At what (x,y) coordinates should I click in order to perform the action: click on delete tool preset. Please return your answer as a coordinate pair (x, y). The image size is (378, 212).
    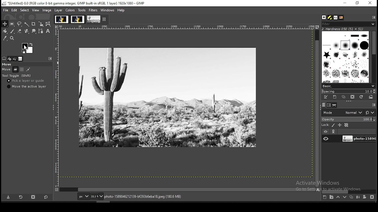
    Looking at the image, I should click on (33, 197).